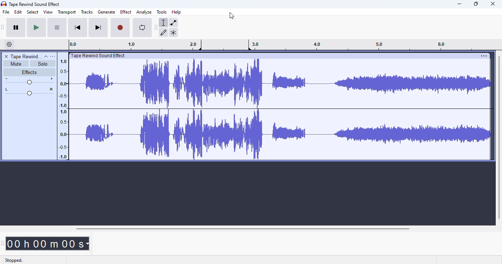 The width and height of the screenshot is (502, 264). Describe the element at coordinates (376, 44) in the screenshot. I see `3.0 4.0 5.0 6.0` at that location.